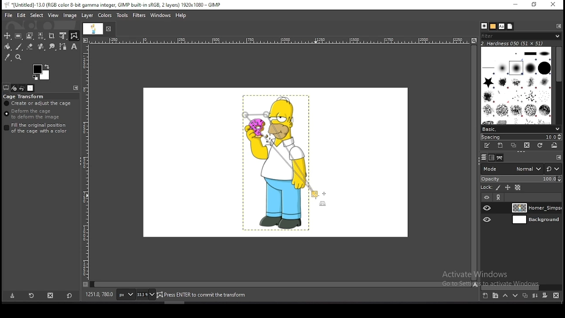 Image resolution: width=565 pixels, height=318 pixels. What do you see at coordinates (22, 88) in the screenshot?
I see `undo history` at bounding box center [22, 88].